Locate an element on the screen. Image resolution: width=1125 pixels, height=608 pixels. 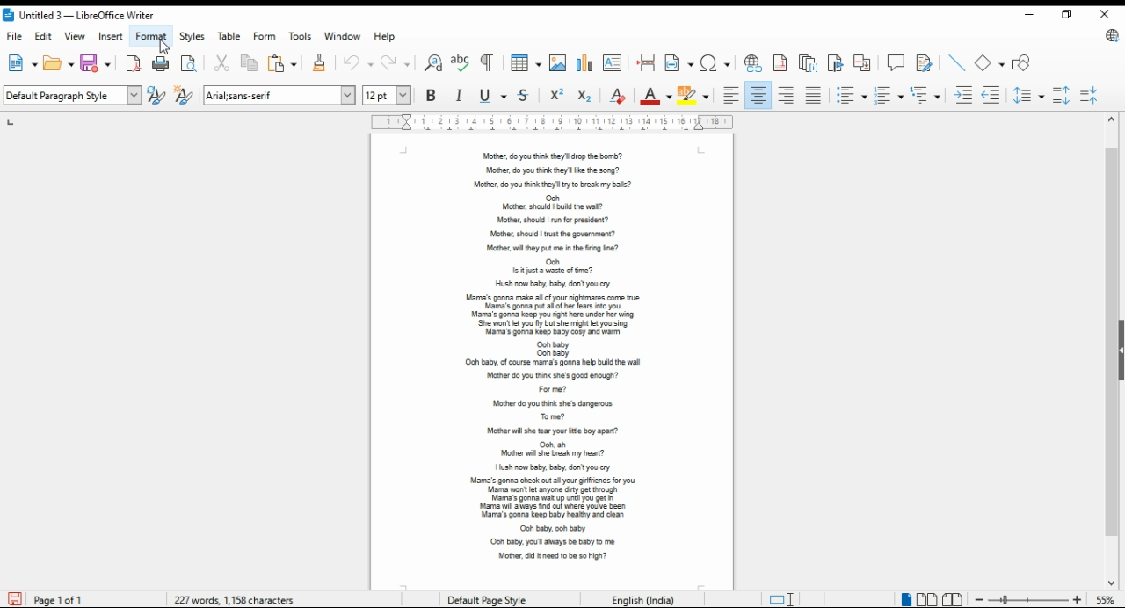
book view is located at coordinates (953, 599).